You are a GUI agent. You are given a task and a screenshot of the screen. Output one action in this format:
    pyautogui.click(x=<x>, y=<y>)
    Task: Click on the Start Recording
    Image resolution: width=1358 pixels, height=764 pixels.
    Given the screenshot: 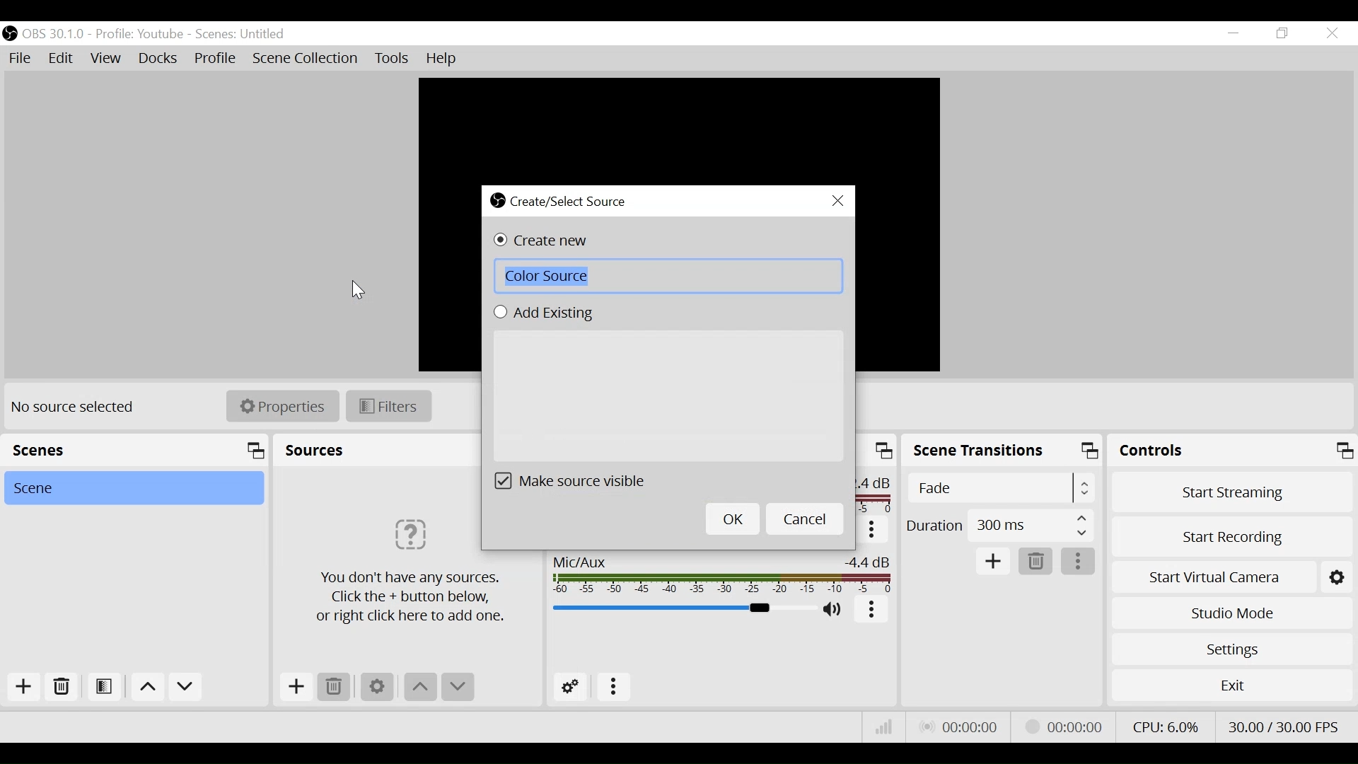 What is the action you would take?
    pyautogui.click(x=1232, y=538)
    